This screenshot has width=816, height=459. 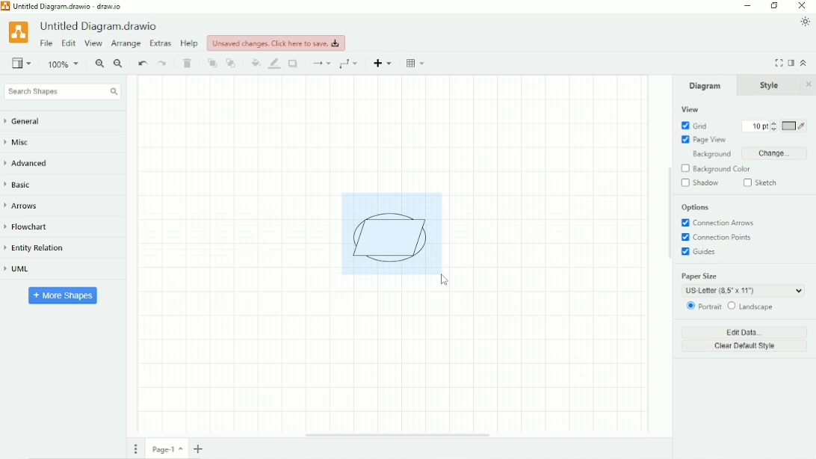 What do you see at coordinates (696, 208) in the screenshot?
I see `Options` at bounding box center [696, 208].